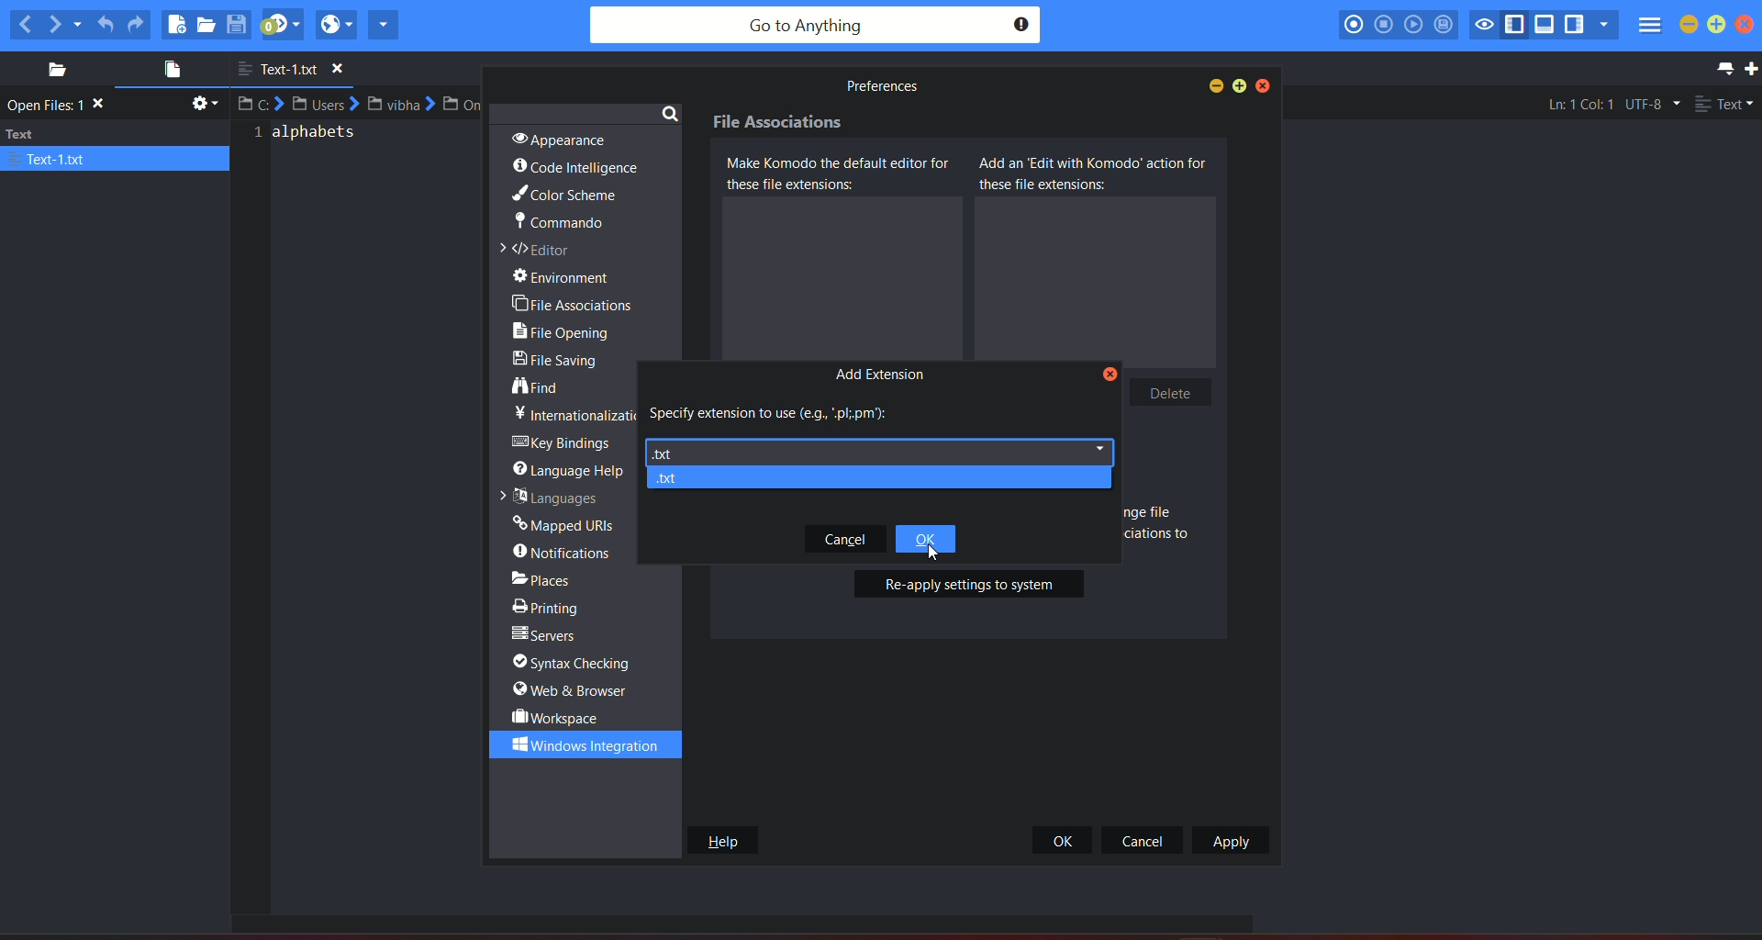 The image size is (1762, 940). Describe the element at coordinates (1574, 27) in the screenshot. I see `show/hide right pane` at that location.